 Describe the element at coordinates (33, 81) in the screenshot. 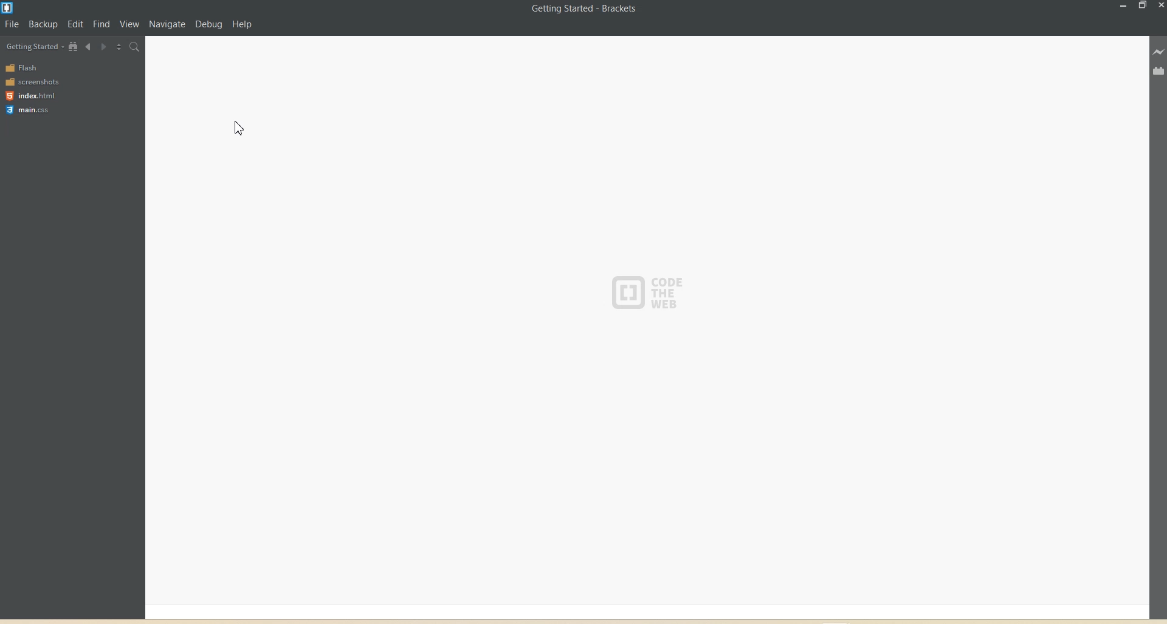

I see `screenshots` at that location.